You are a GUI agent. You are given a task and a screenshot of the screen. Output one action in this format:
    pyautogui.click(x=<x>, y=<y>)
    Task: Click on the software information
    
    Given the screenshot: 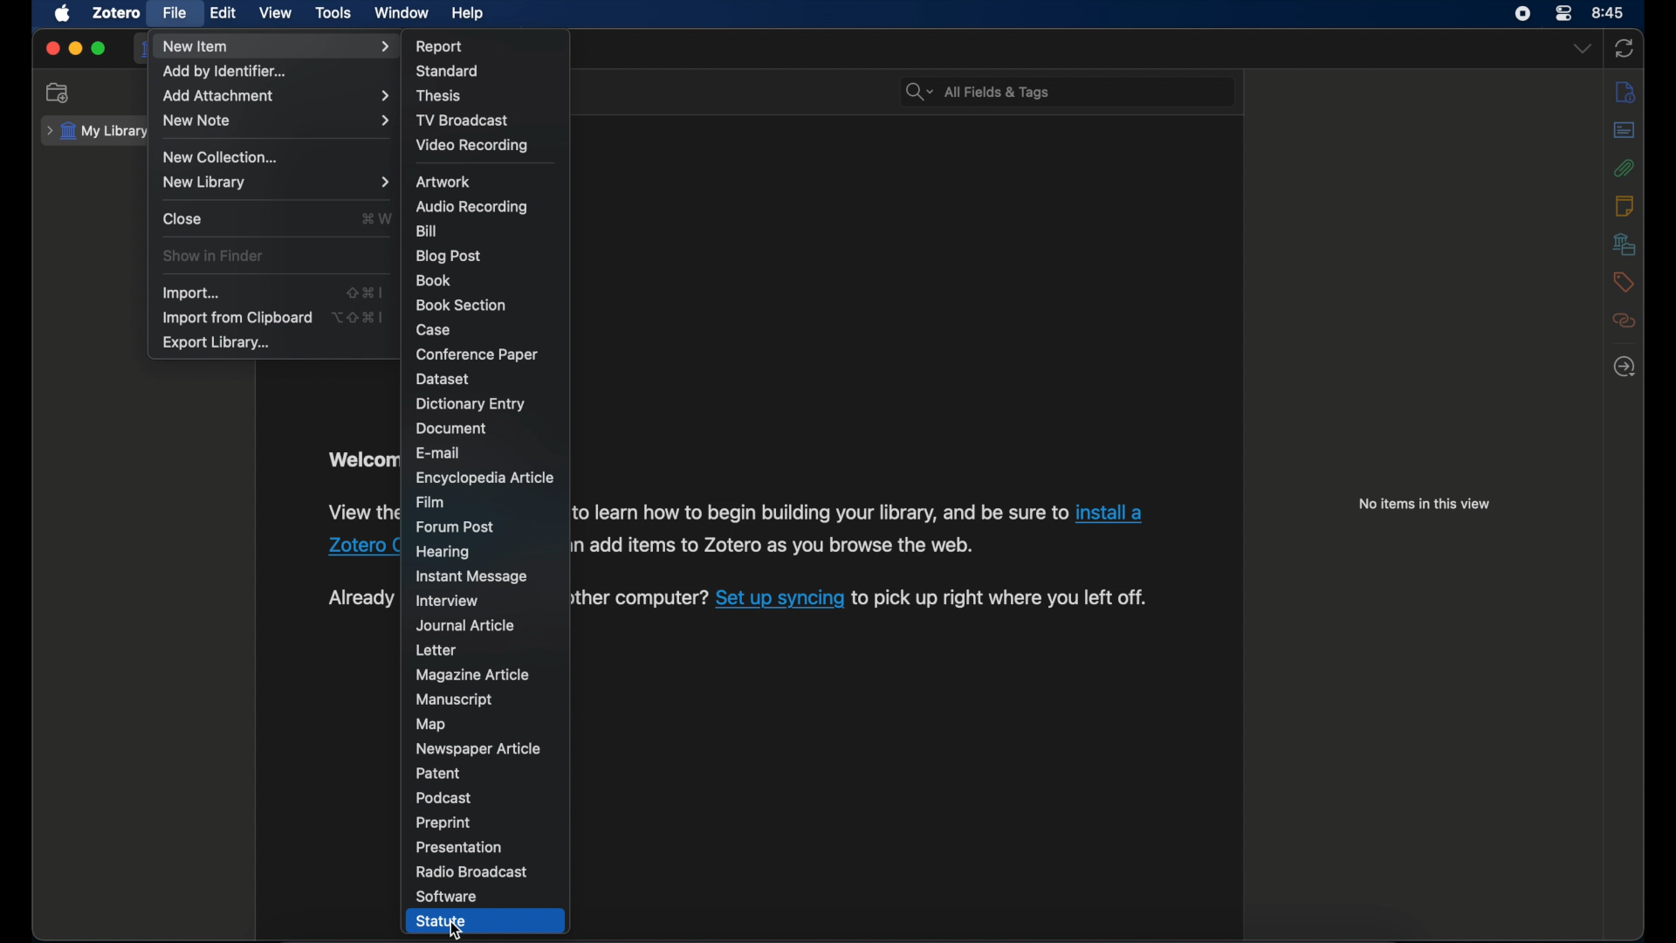 What is the action you would take?
    pyautogui.click(x=779, y=544)
    